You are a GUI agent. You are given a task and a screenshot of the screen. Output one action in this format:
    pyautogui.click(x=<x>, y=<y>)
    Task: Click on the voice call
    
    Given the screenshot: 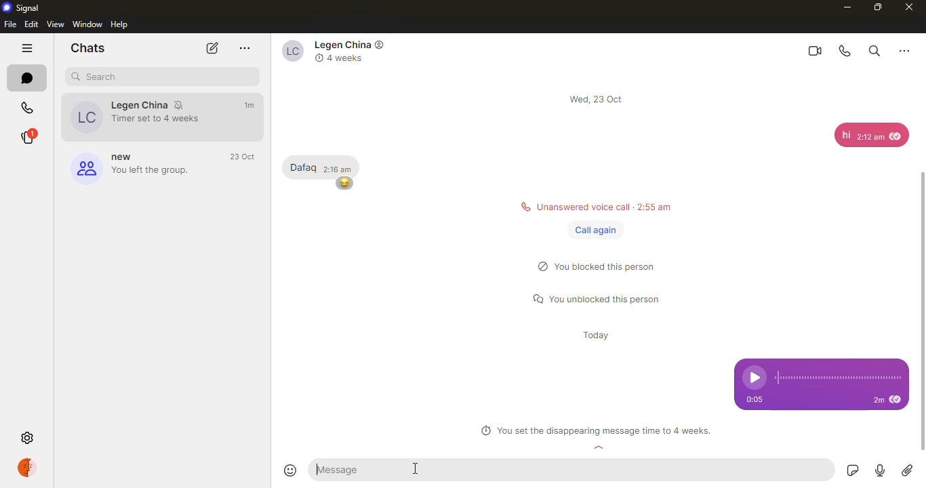 What is the action you would take?
    pyautogui.click(x=846, y=51)
    